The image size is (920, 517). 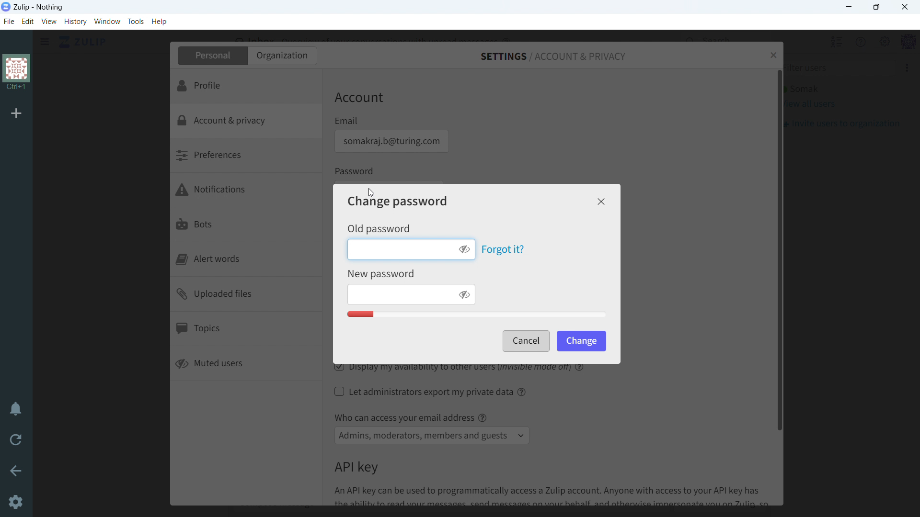 What do you see at coordinates (850, 7) in the screenshot?
I see `minimize` at bounding box center [850, 7].